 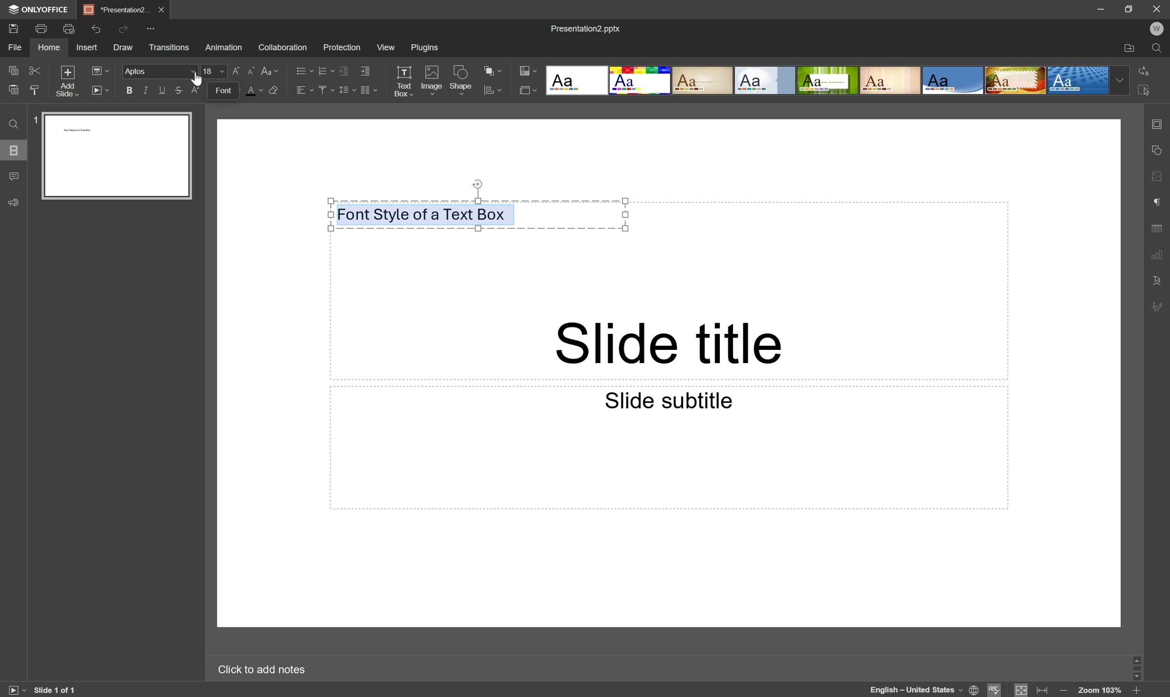 What do you see at coordinates (67, 30) in the screenshot?
I see `Quick print` at bounding box center [67, 30].